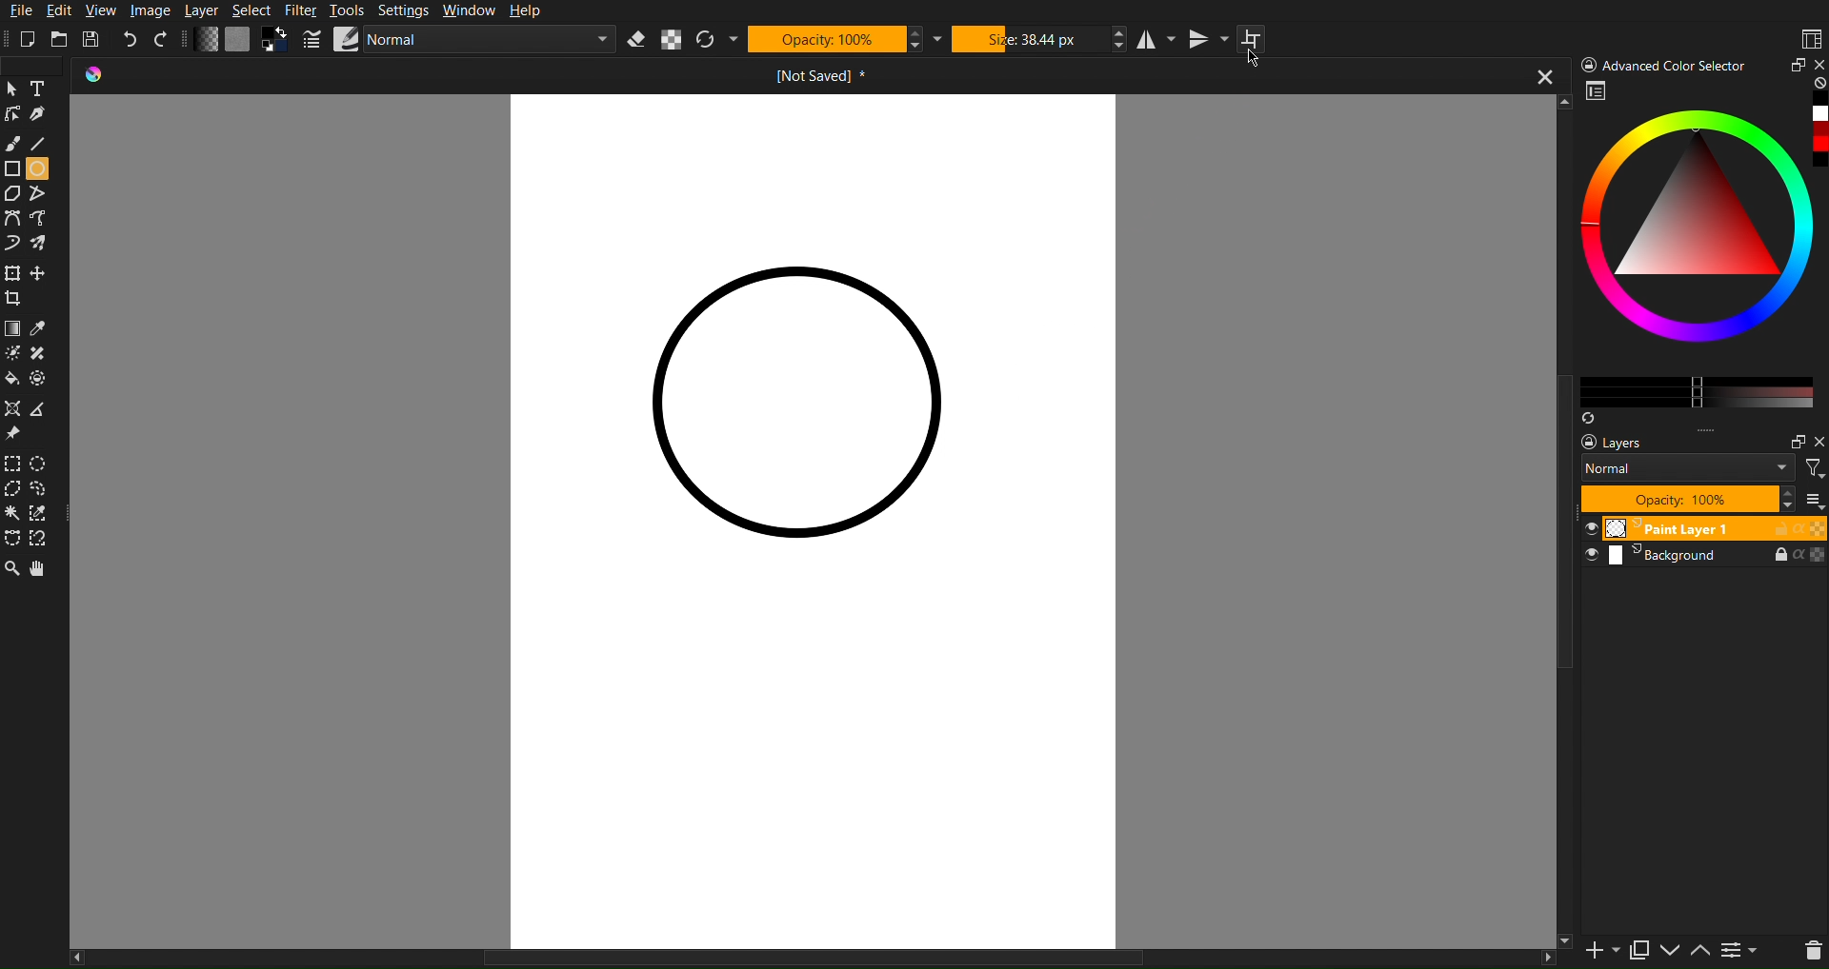  What do you see at coordinates (12, 219) in the screenshot?
I see `Curve Tools` at bounding box center [12, 219].